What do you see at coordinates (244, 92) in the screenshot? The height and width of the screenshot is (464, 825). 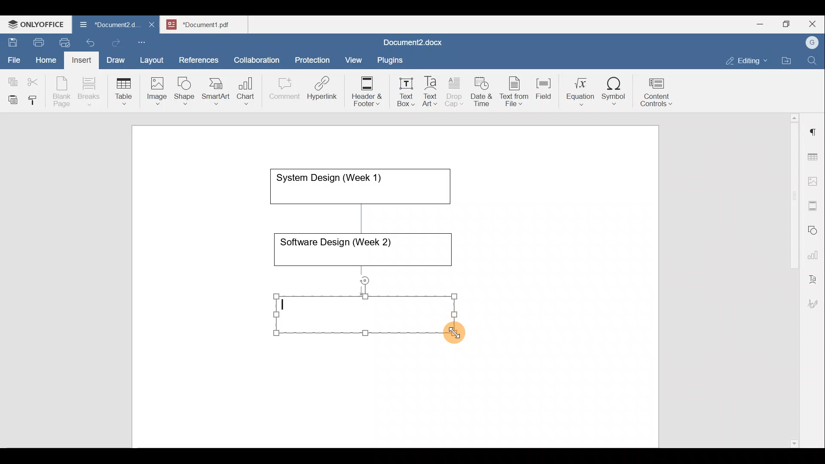 I see `Chart` at bounding box center [244, 92].